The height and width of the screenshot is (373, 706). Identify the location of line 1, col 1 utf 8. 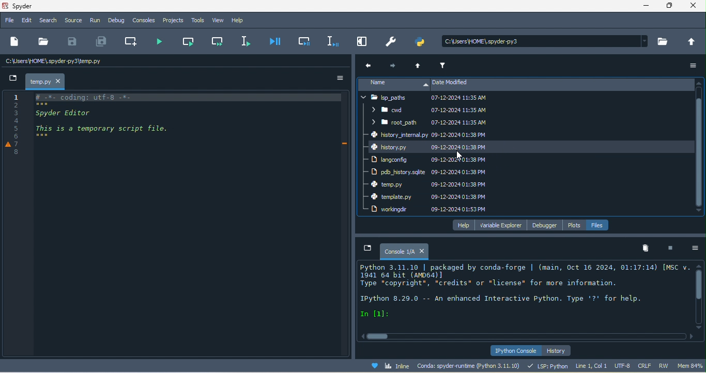
(602, 365).